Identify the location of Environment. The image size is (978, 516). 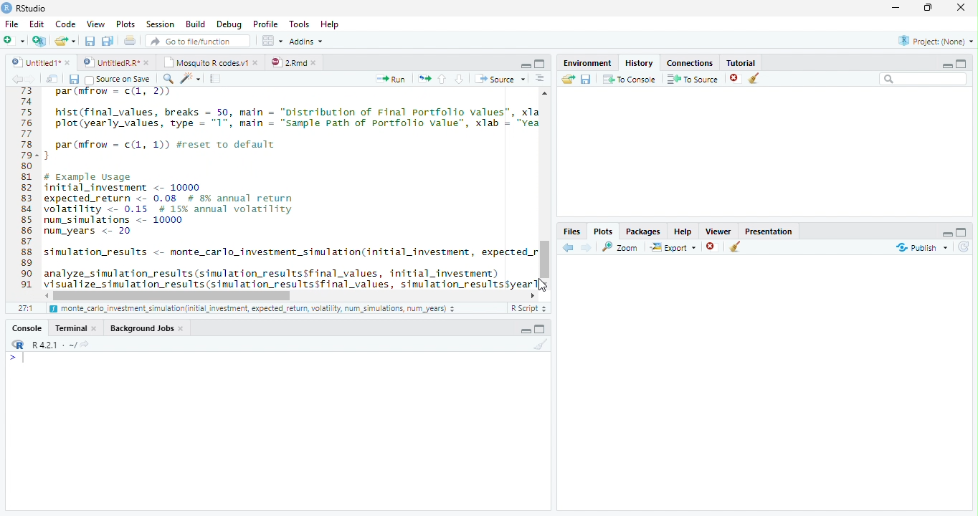
(587, 61).